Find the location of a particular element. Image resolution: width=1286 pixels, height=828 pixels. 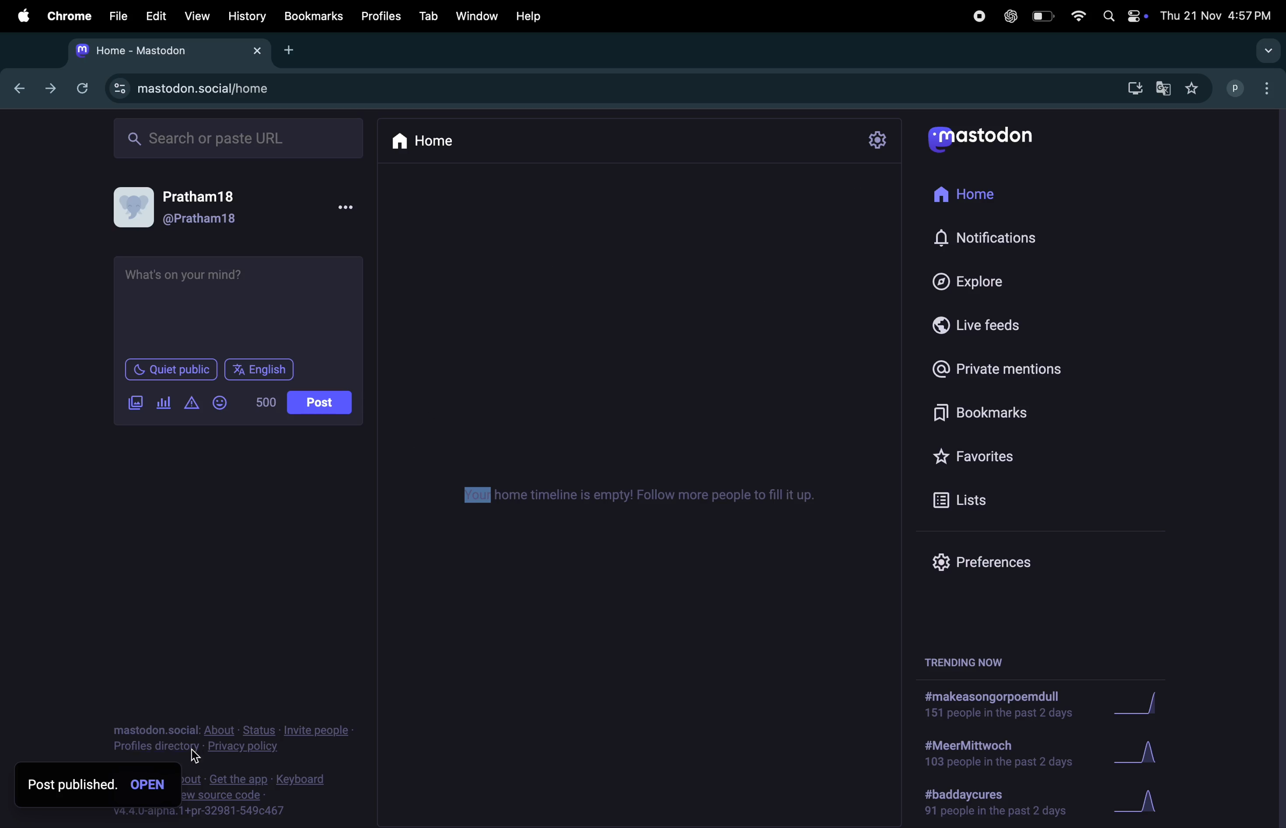

timelines is located at coordinates (631, 497).